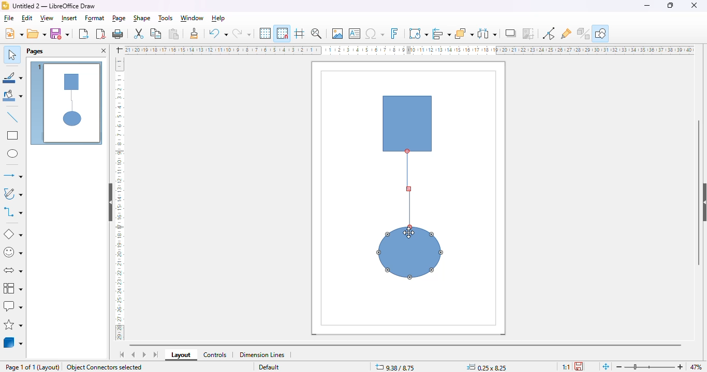 Image resolution: width=707 pixels, height=372 pixels. What do you see at coordinates (69, 18) in the screenshot?
I see `insert` at bounding box center [69, 18].